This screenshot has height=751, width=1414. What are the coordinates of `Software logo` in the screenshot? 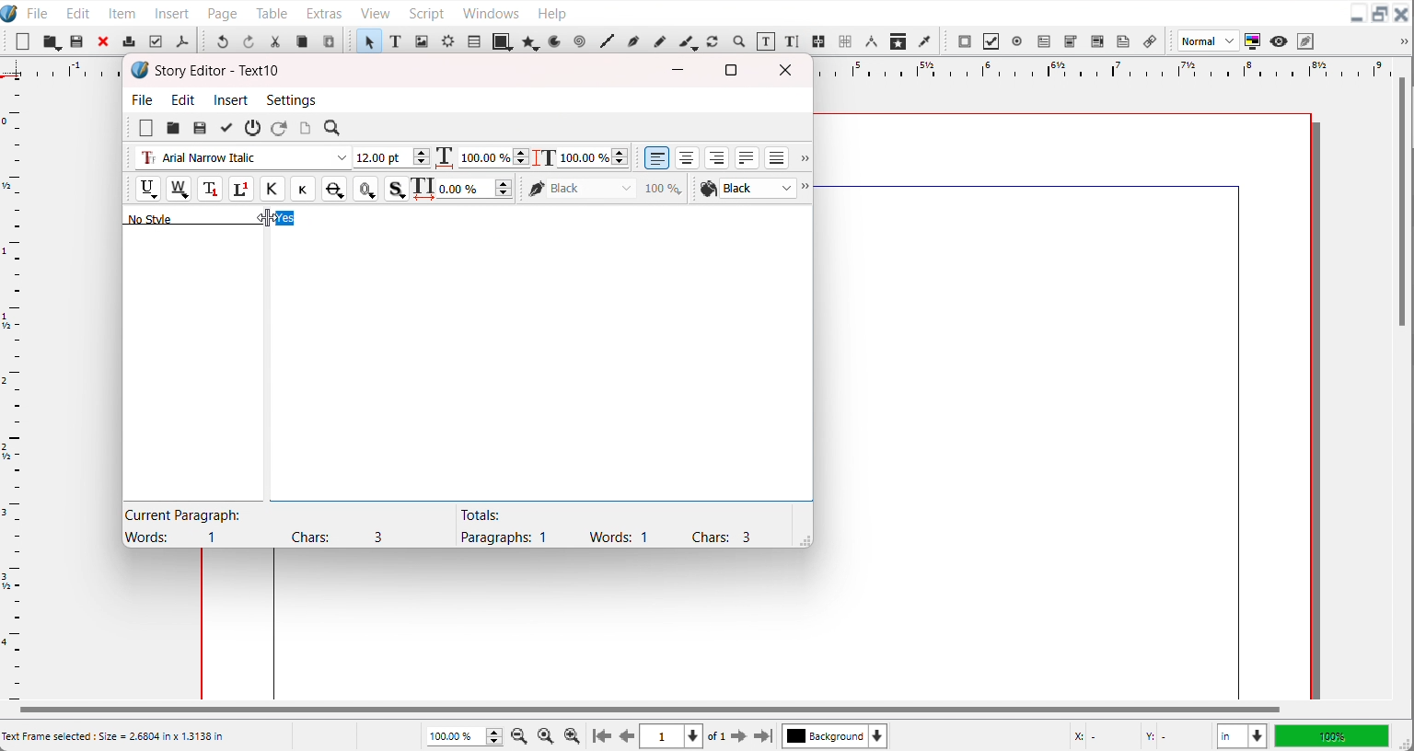 It's located at (140, 70).